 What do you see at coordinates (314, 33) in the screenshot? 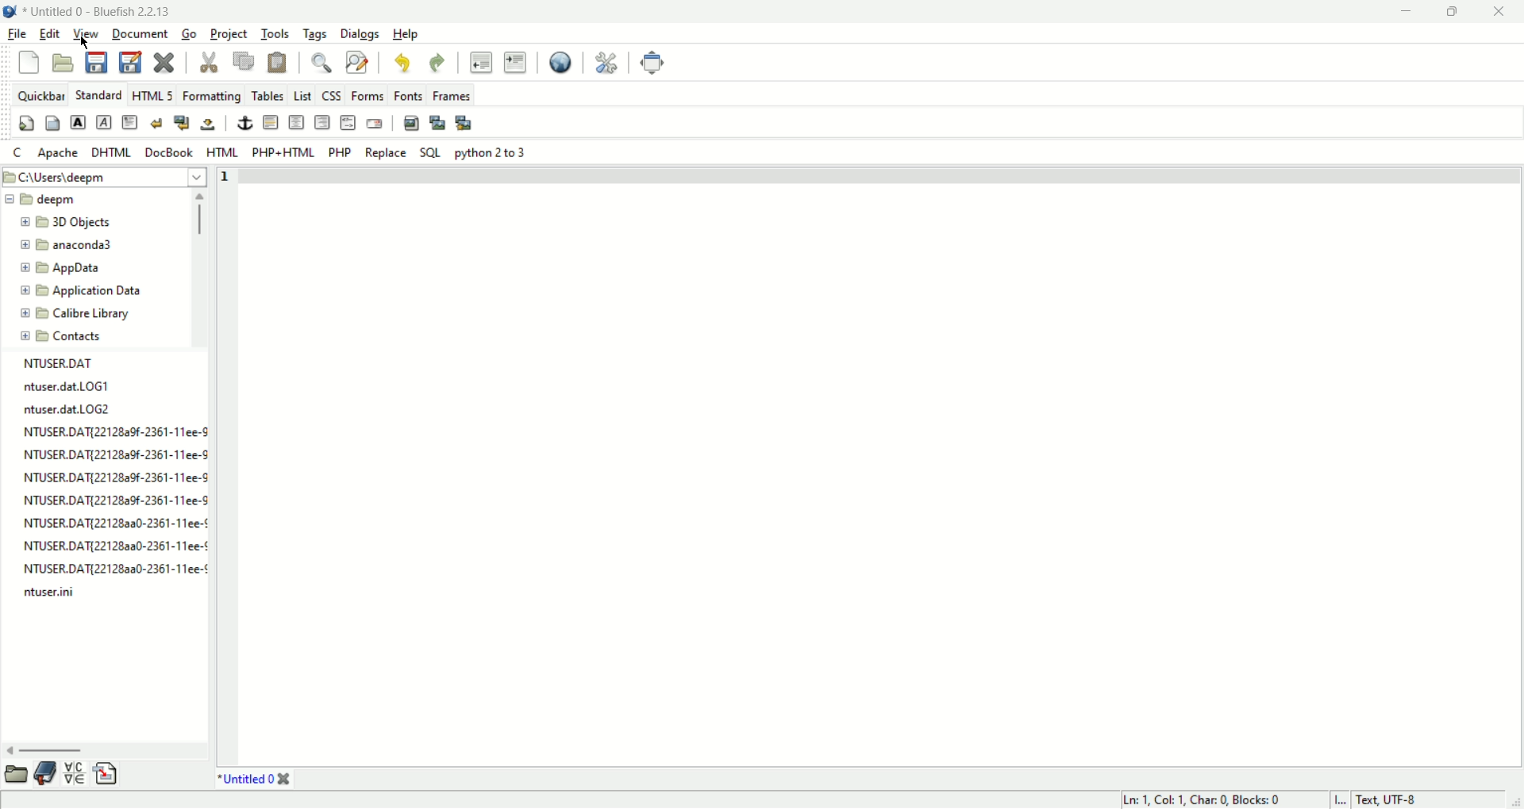
I see `tags` at bounding box center [314, 33].